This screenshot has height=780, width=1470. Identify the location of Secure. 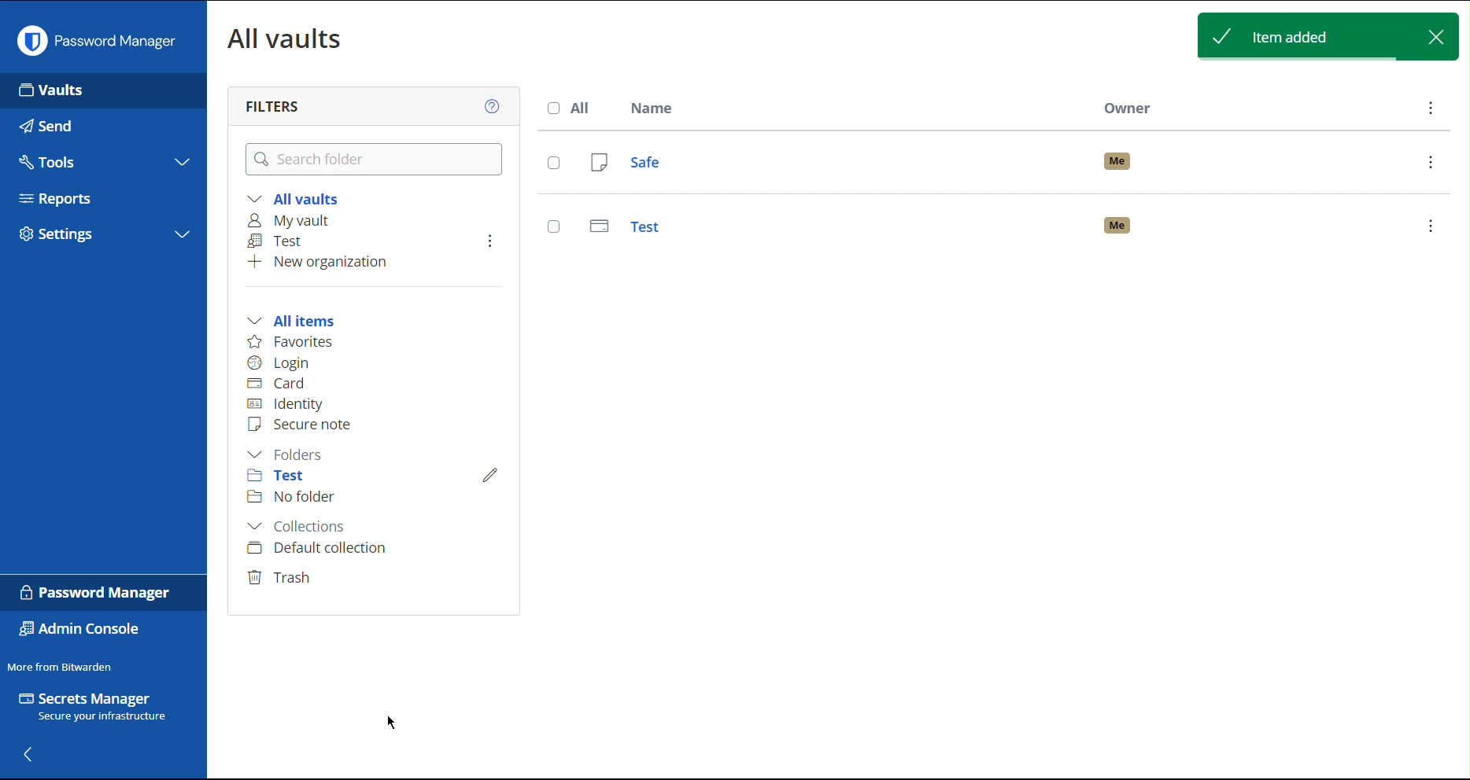
(303, 425).